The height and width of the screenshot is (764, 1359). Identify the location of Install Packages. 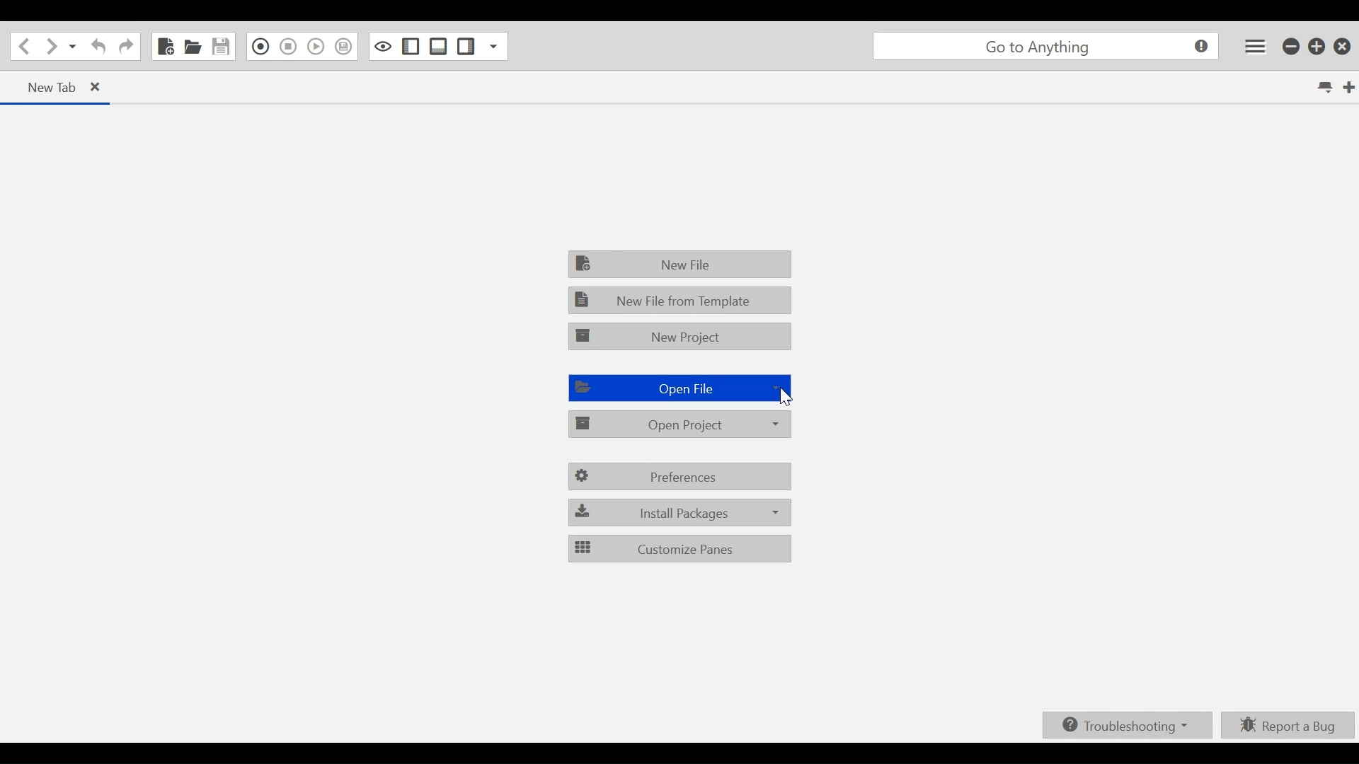
(682, 512).